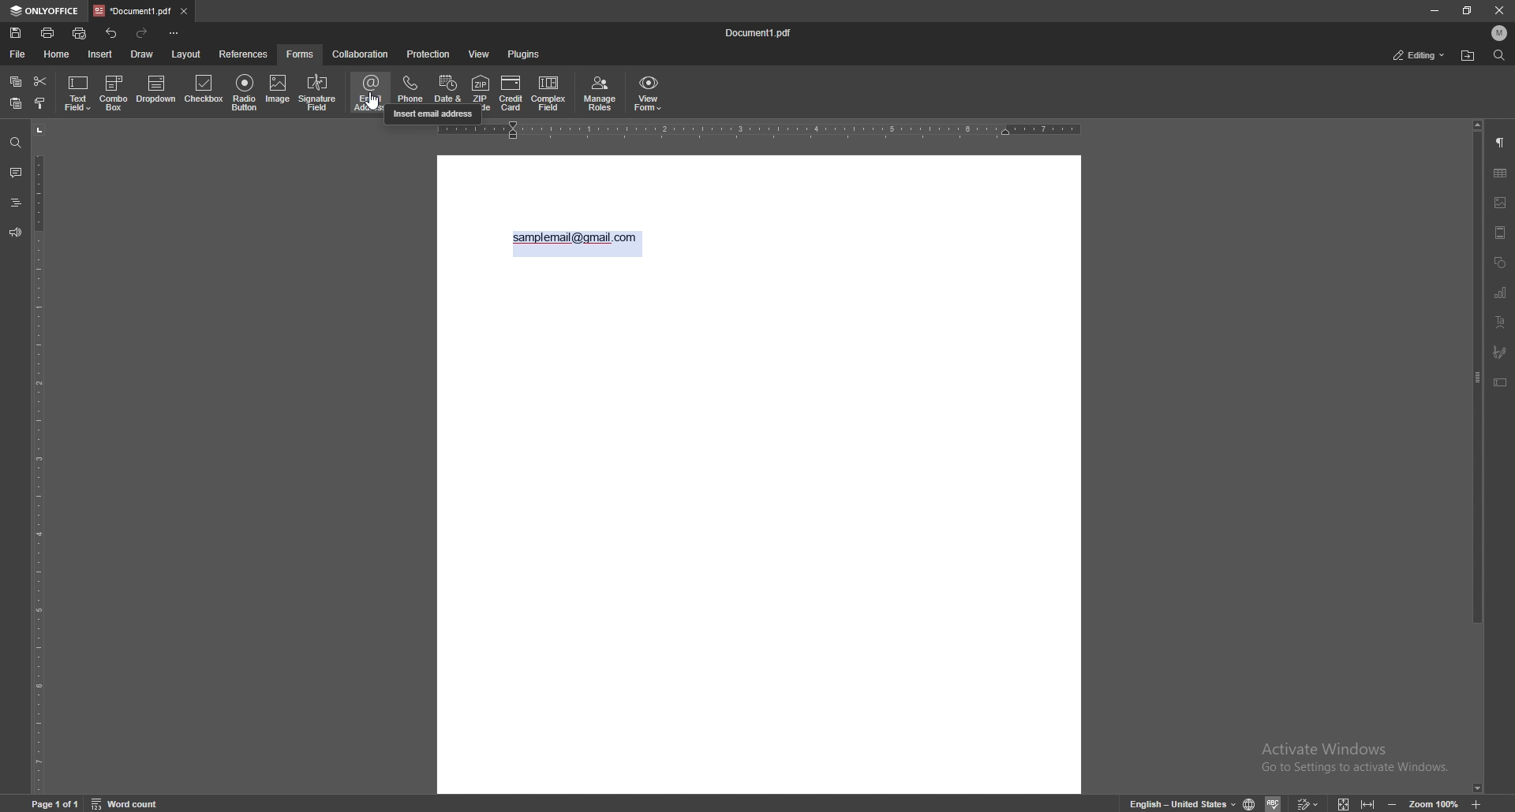 The width and height of the screenshot is (1515, 812). Describe the element at coordinates (1502, 382) in the screenshot. I see `text box` at that location.